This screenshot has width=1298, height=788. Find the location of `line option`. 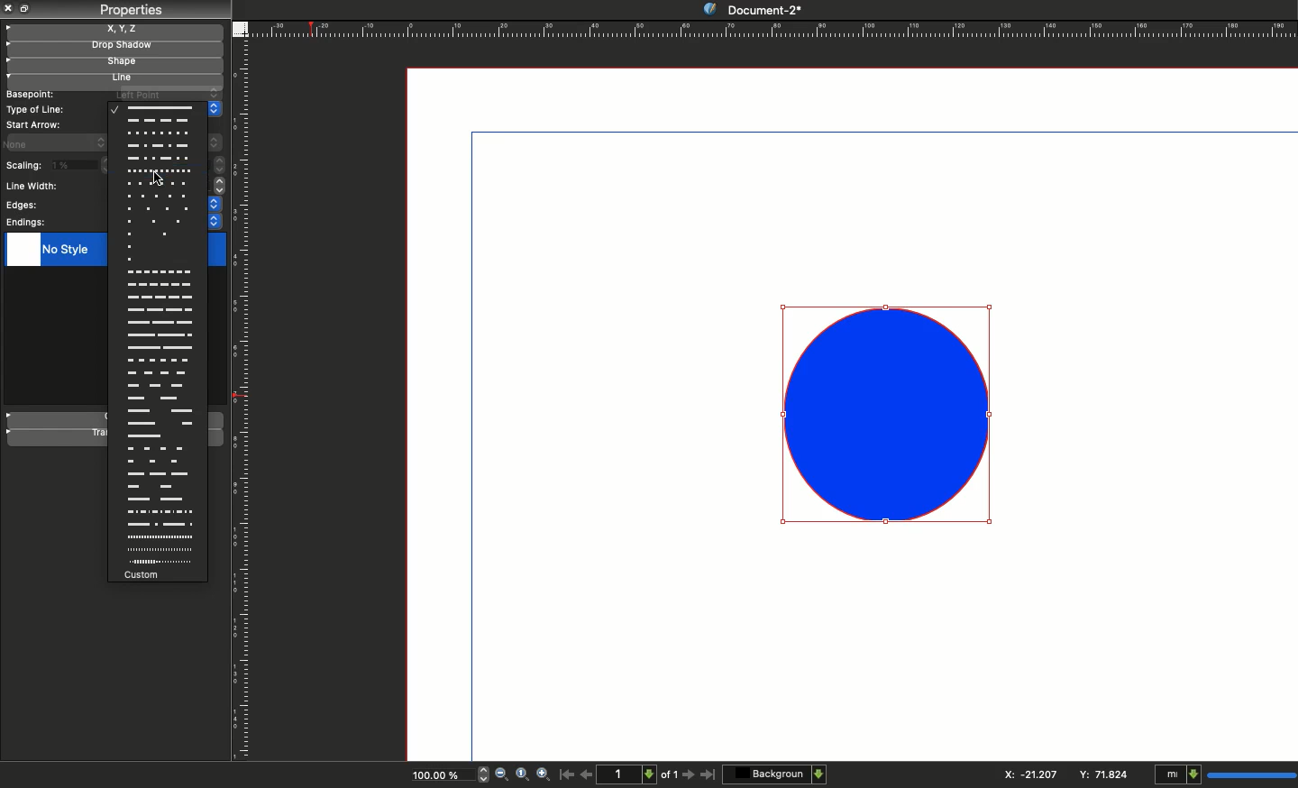

line option is located at coordinates (157, 424).